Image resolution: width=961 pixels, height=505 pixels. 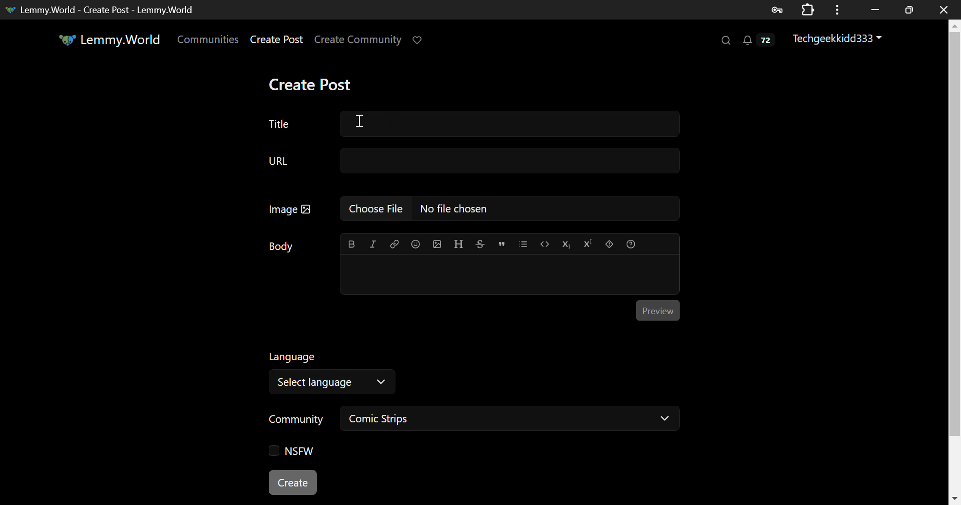 What do you see at coordinates (609, 244) in the screenshot?
I see `Spoiler` at bounding box center [609, 244].